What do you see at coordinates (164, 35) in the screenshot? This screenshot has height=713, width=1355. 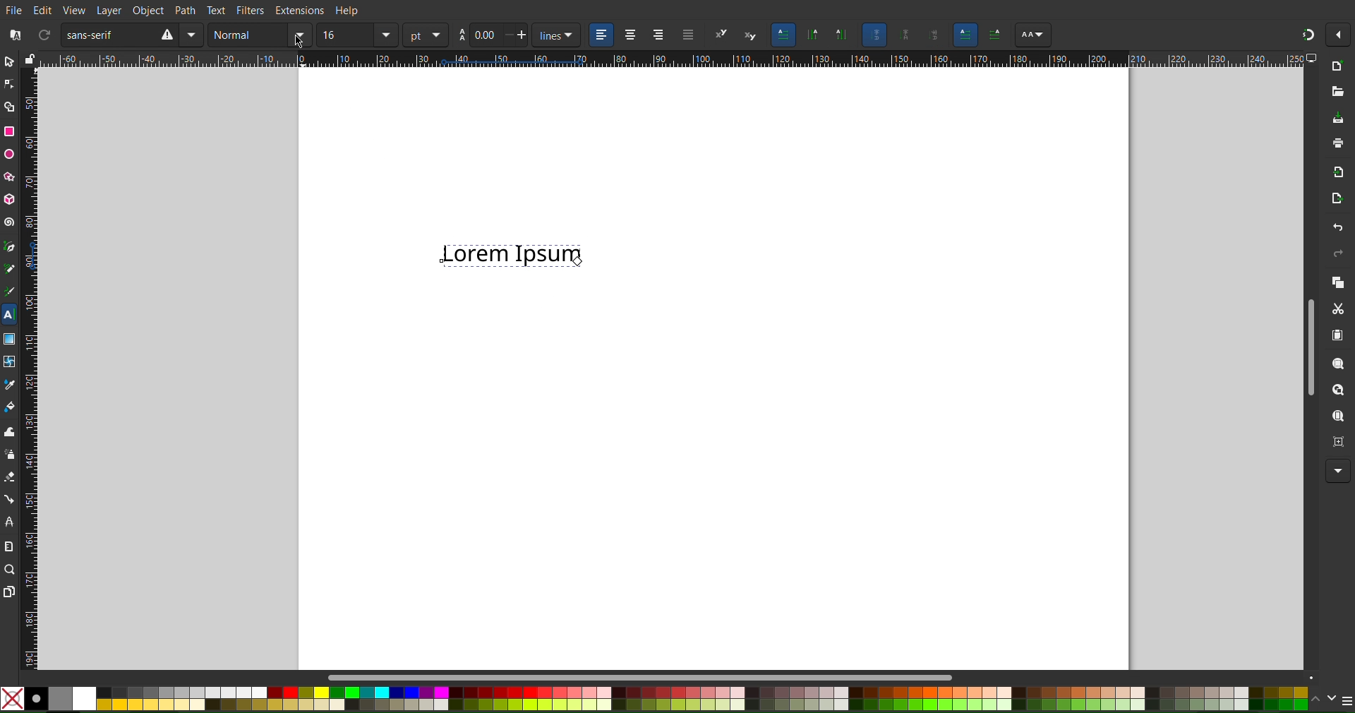 I see `Rotate CW` at bounding box center [164, 35].